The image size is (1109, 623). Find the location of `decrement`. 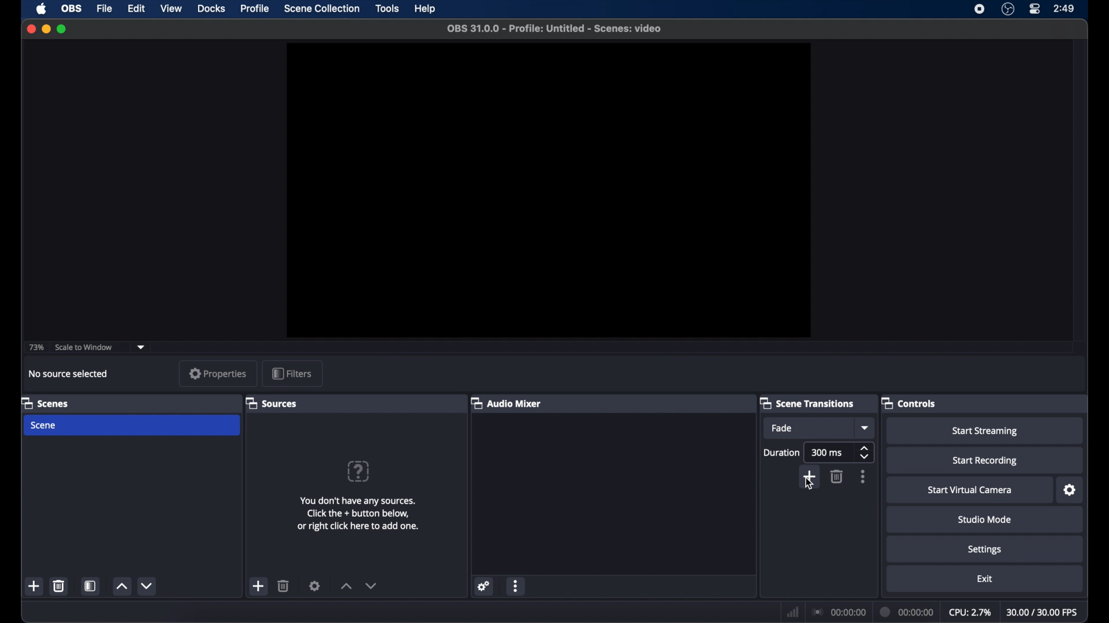

decrement is located at coordinates (372, 586).